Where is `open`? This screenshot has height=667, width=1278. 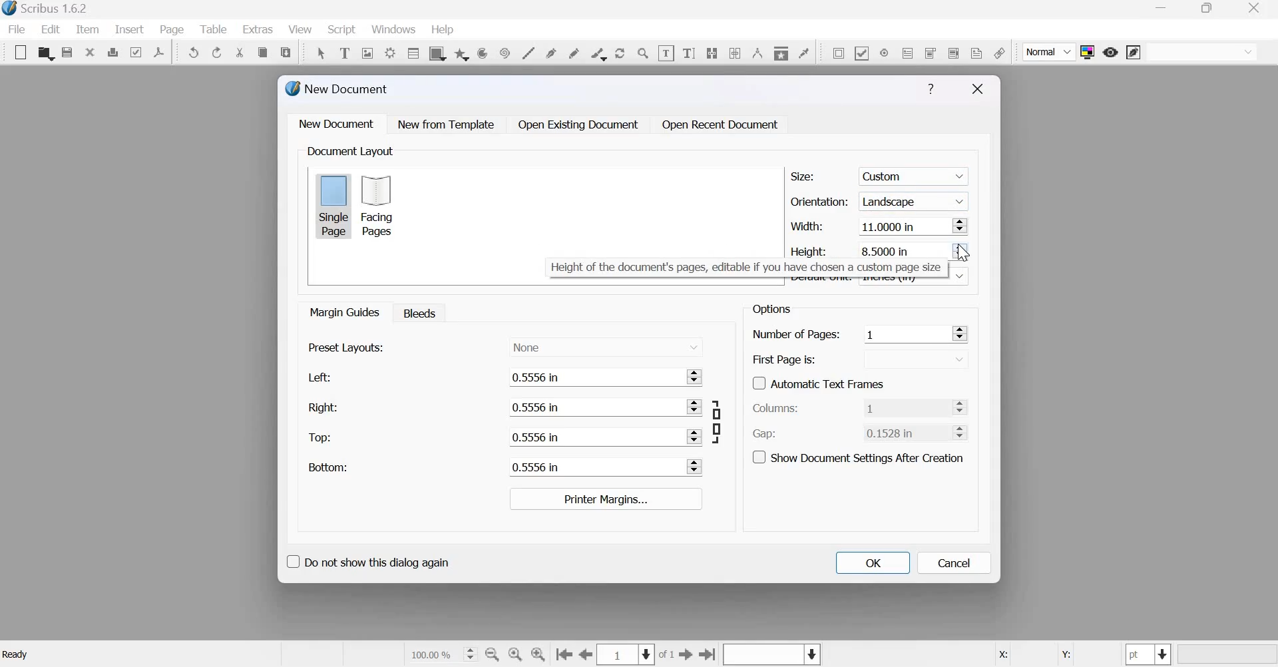
open is located at coordinates (45, 53).